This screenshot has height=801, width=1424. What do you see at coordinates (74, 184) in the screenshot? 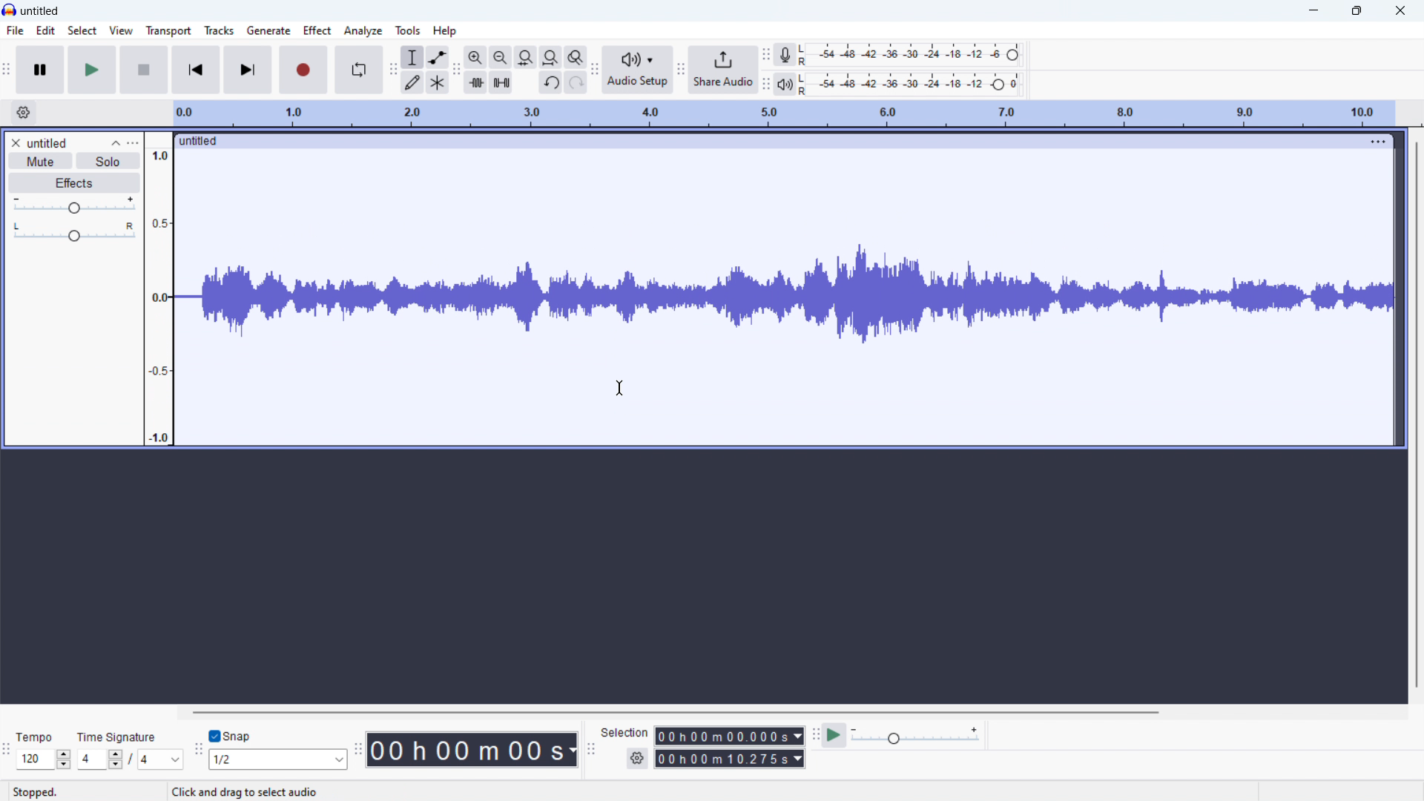
I see `effects` at bounding box center [74, 184].